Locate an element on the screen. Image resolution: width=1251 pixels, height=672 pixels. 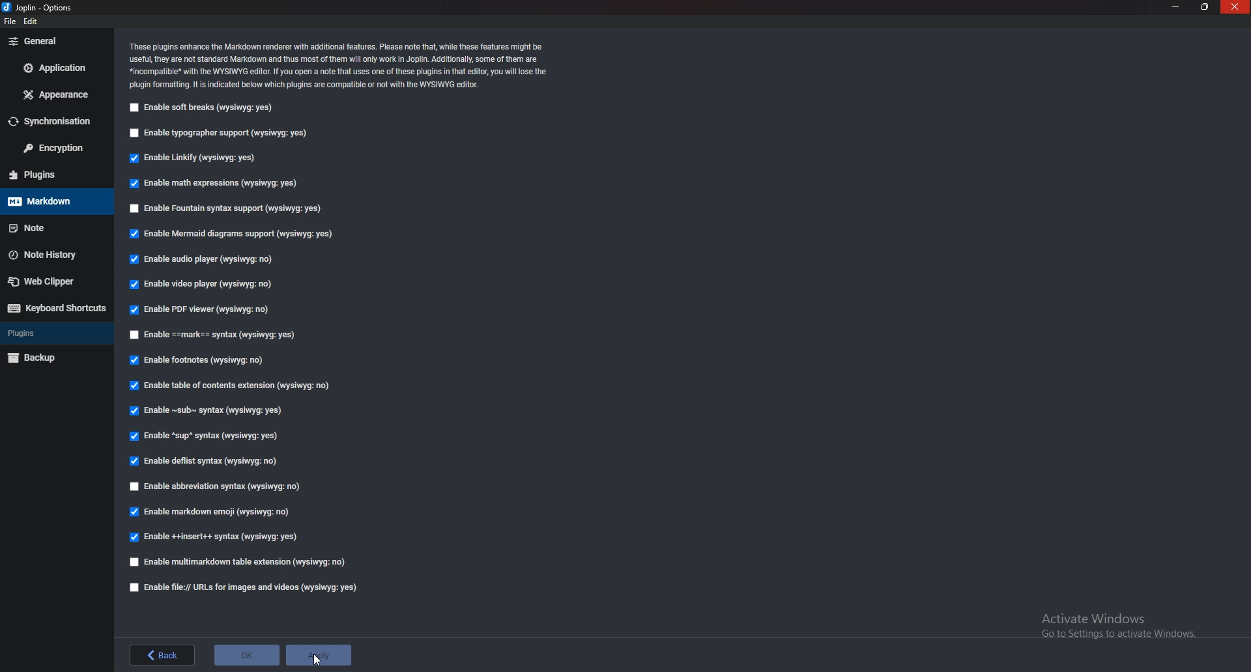
ok is located at coordinates (246, 655).